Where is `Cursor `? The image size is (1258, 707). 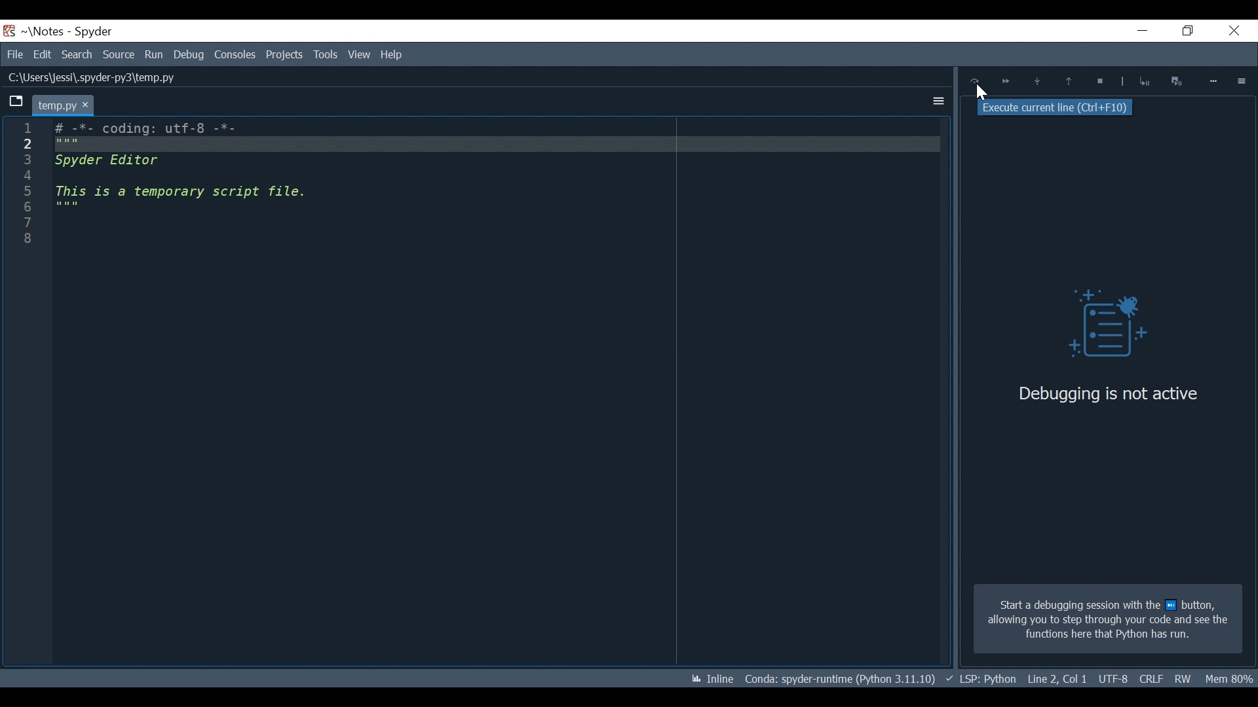
Cursor  is located at coordinates (983, 94).